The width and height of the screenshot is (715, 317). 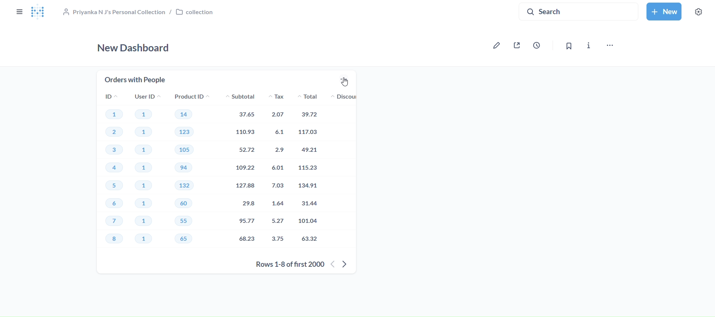 I want to click on more, so click(x=346, y=81).